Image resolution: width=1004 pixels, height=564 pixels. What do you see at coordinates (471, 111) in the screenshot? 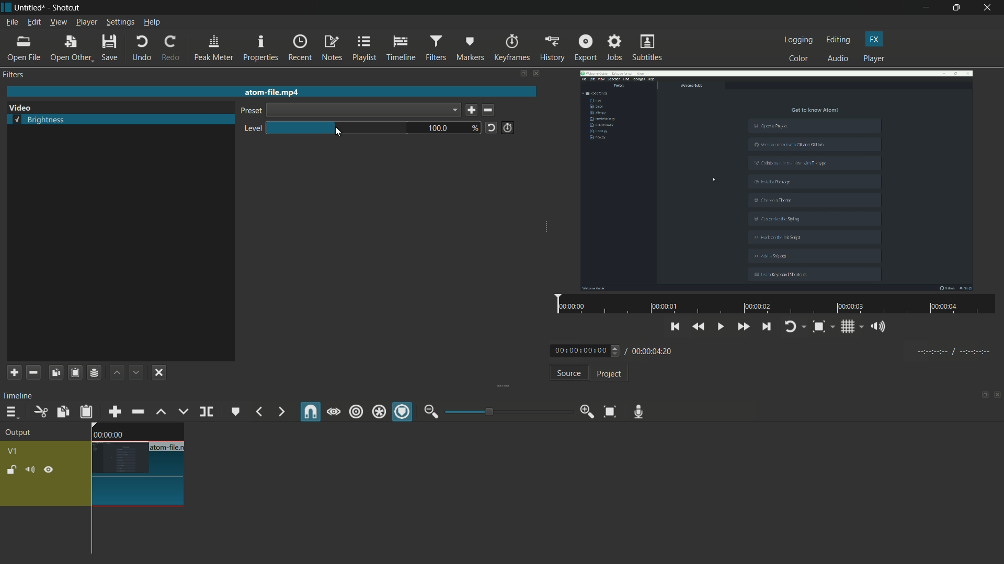
I see `save` at bounding box center [471, 111].